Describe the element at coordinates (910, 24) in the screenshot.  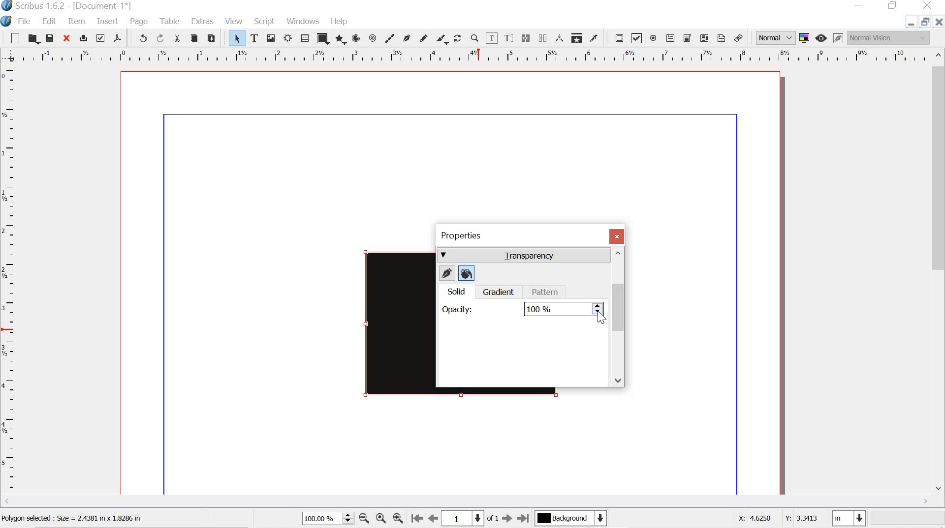
I see `minimize` at that location.